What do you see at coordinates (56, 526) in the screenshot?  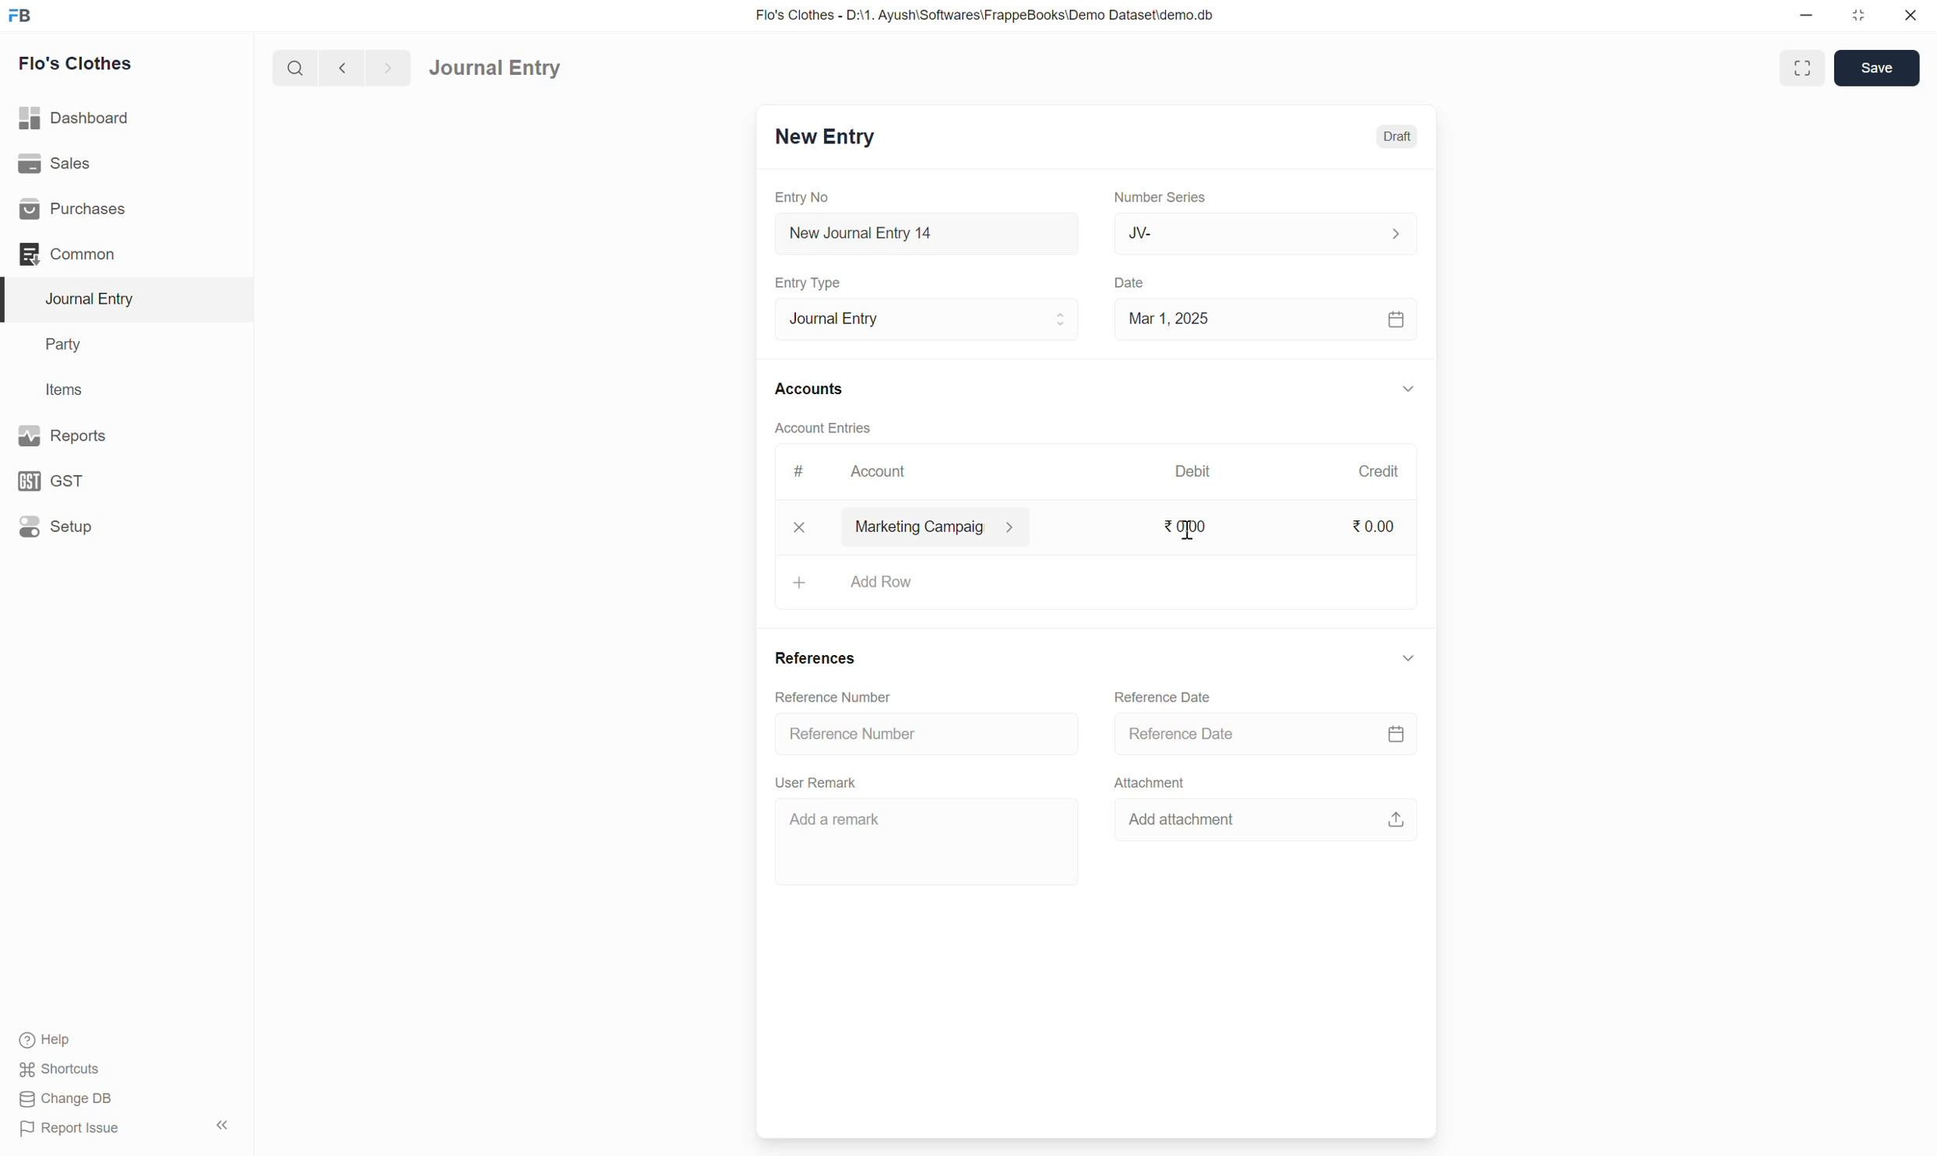 I see `Setup` at bounding box center [56, 526].